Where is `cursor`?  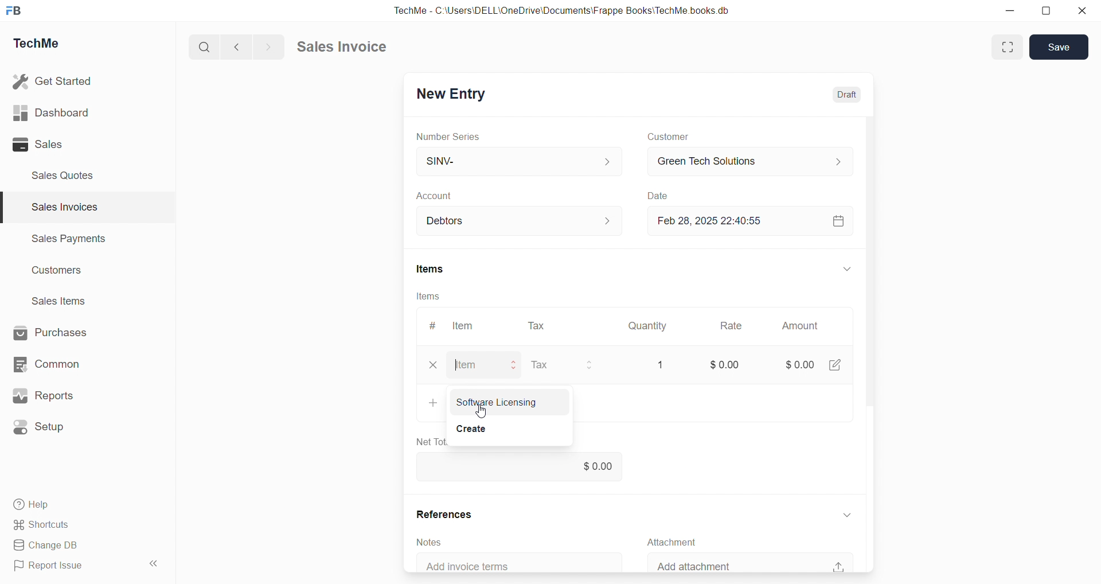
cursor is located at coordinates (481, 411).